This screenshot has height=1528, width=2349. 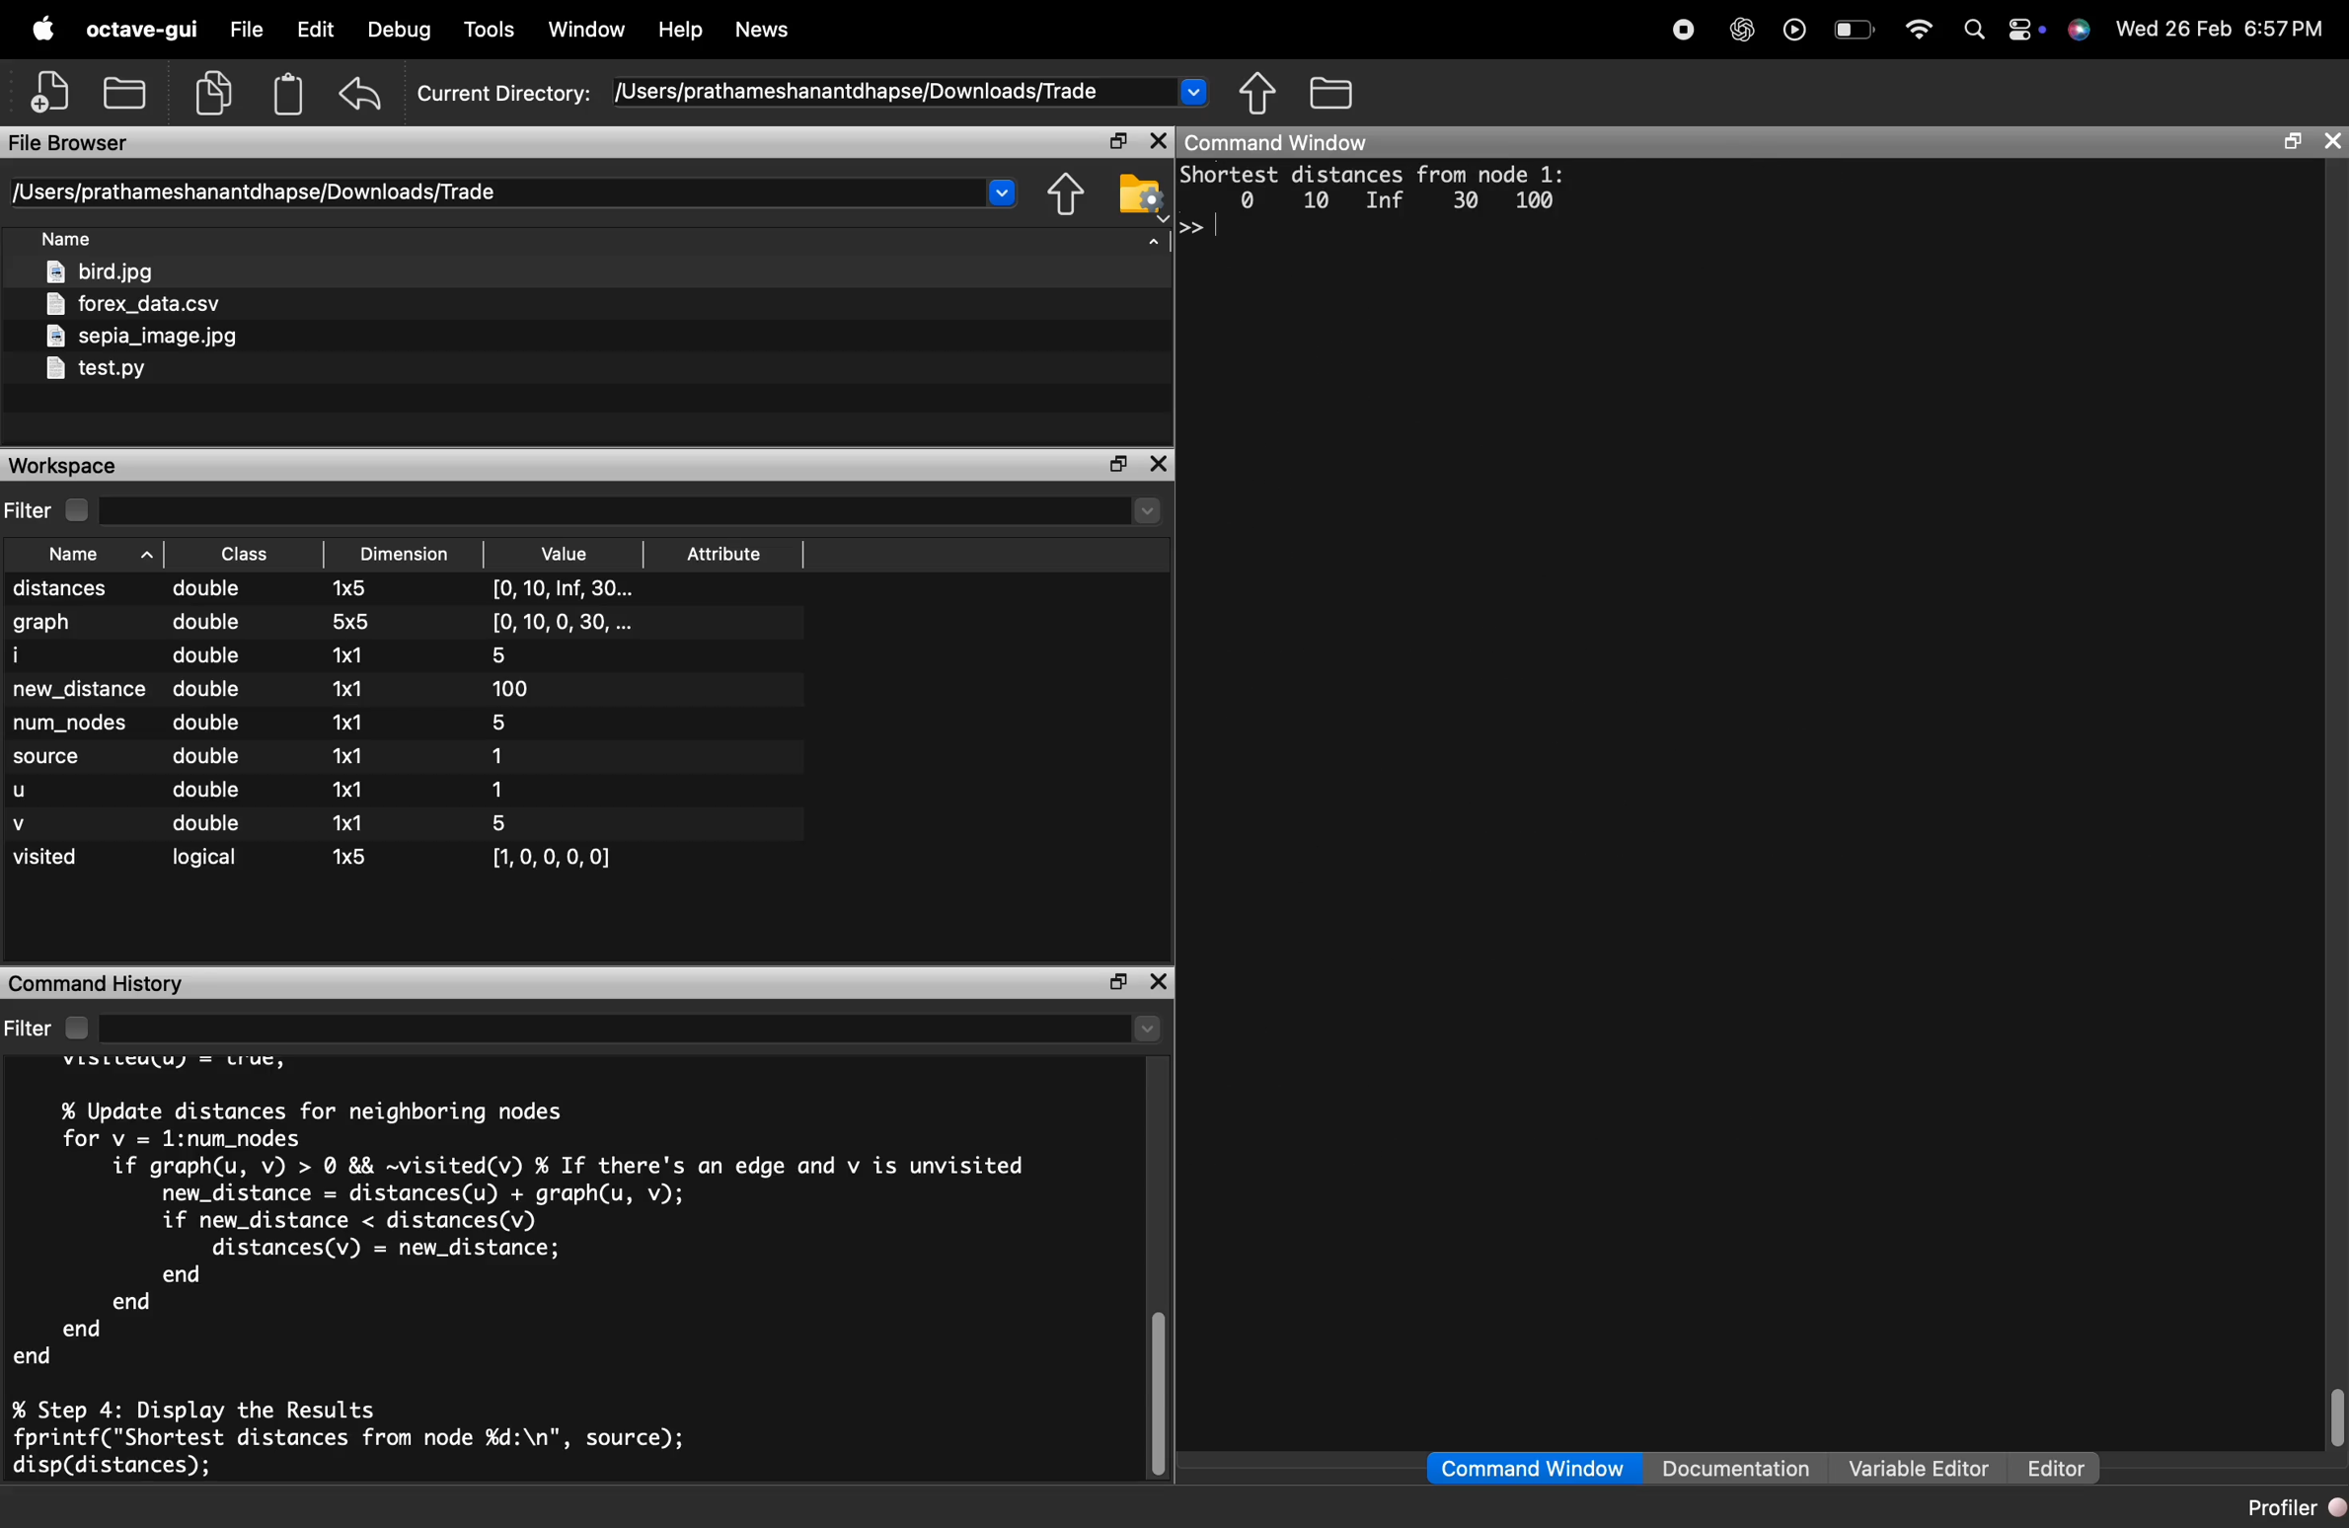 What do you see at coordinates (2030, 32) in the screenshot?
I see `action center` at bounding box center [2030, 32].